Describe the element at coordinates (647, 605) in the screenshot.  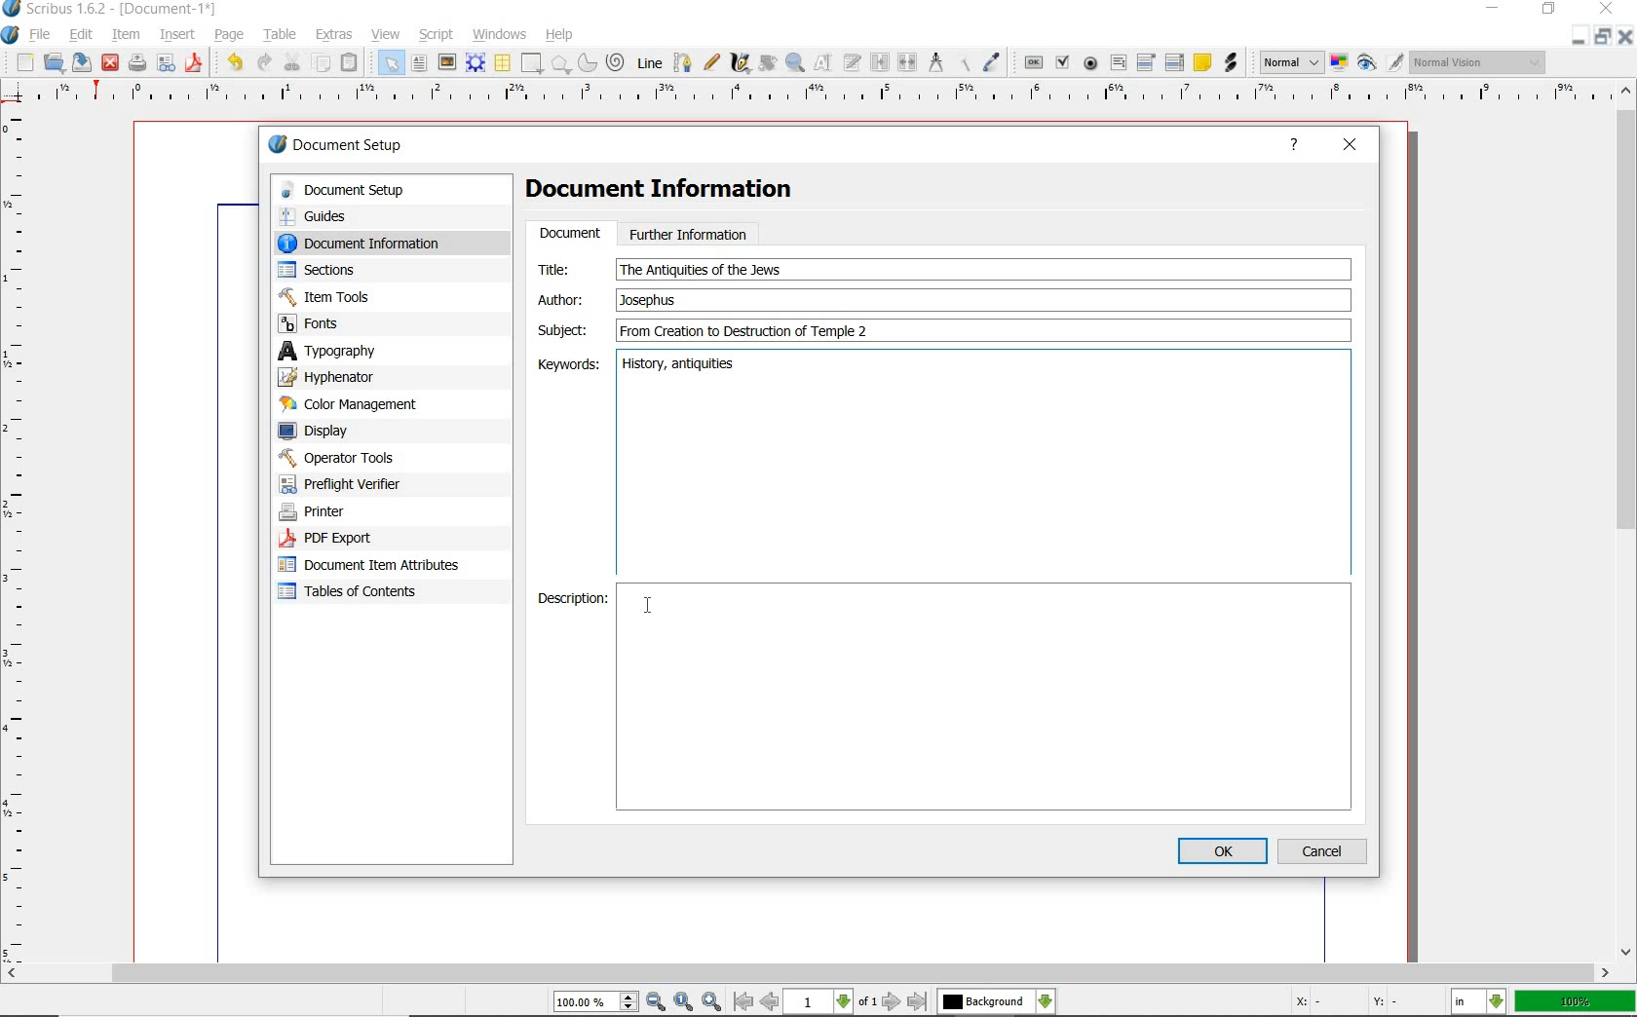
I see `cursor` at that location.